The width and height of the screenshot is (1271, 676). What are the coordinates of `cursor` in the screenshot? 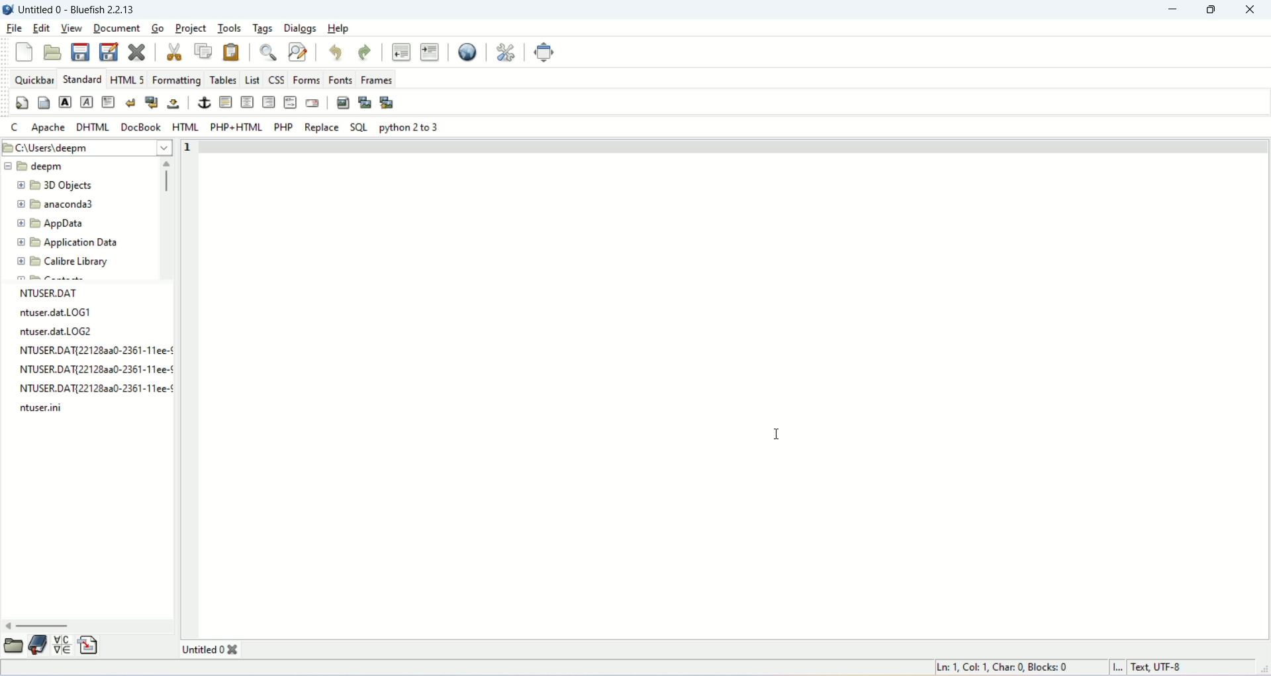 It's located at (777, 437).